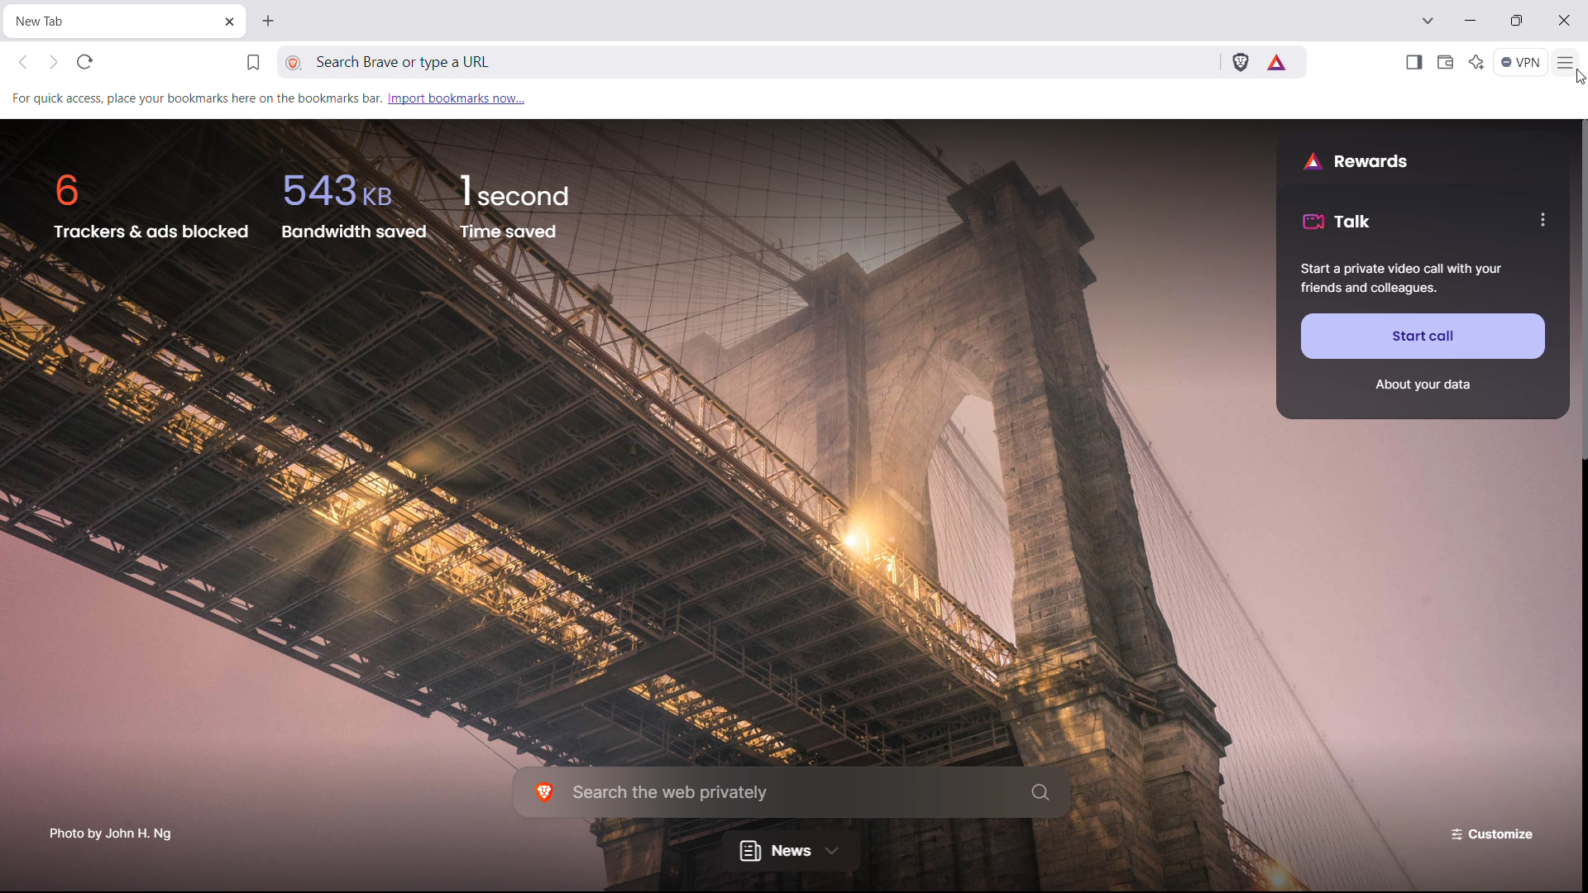 This screenshot has width=1588, height=893. I want to click on For quick access, place your bookmarks here on the bookmarks bar, so click(191, 97).